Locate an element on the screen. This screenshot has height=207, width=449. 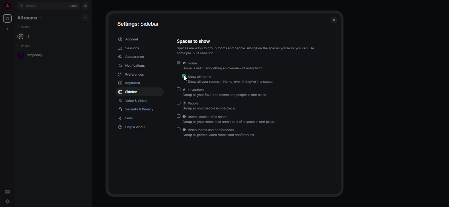
labs is located at coordinates (127, 119).